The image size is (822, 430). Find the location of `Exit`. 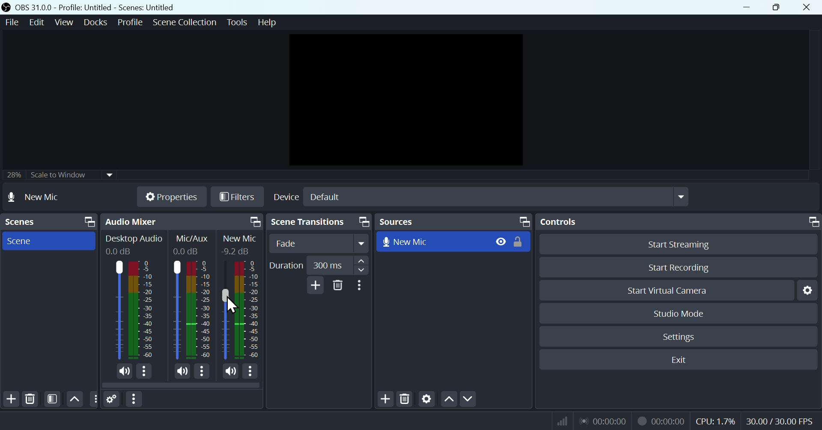

Exit is located at coordinates (684, 360).